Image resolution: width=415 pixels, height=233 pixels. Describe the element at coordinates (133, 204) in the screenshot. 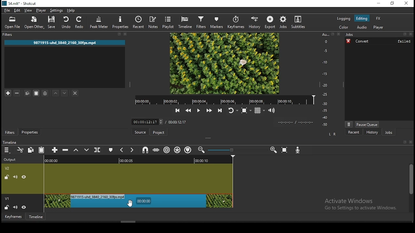

I see `cursor` at that location.